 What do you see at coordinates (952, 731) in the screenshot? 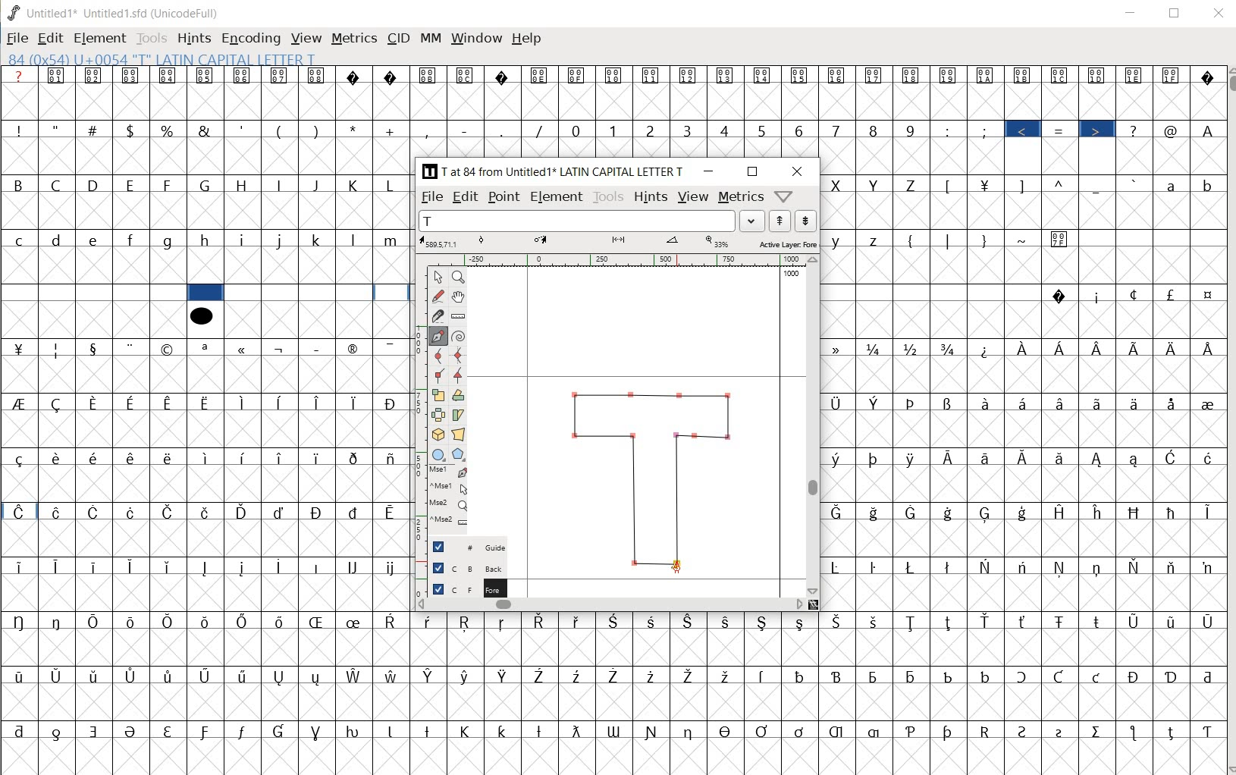
I see `Symbol` at bounding box center [952, 731].